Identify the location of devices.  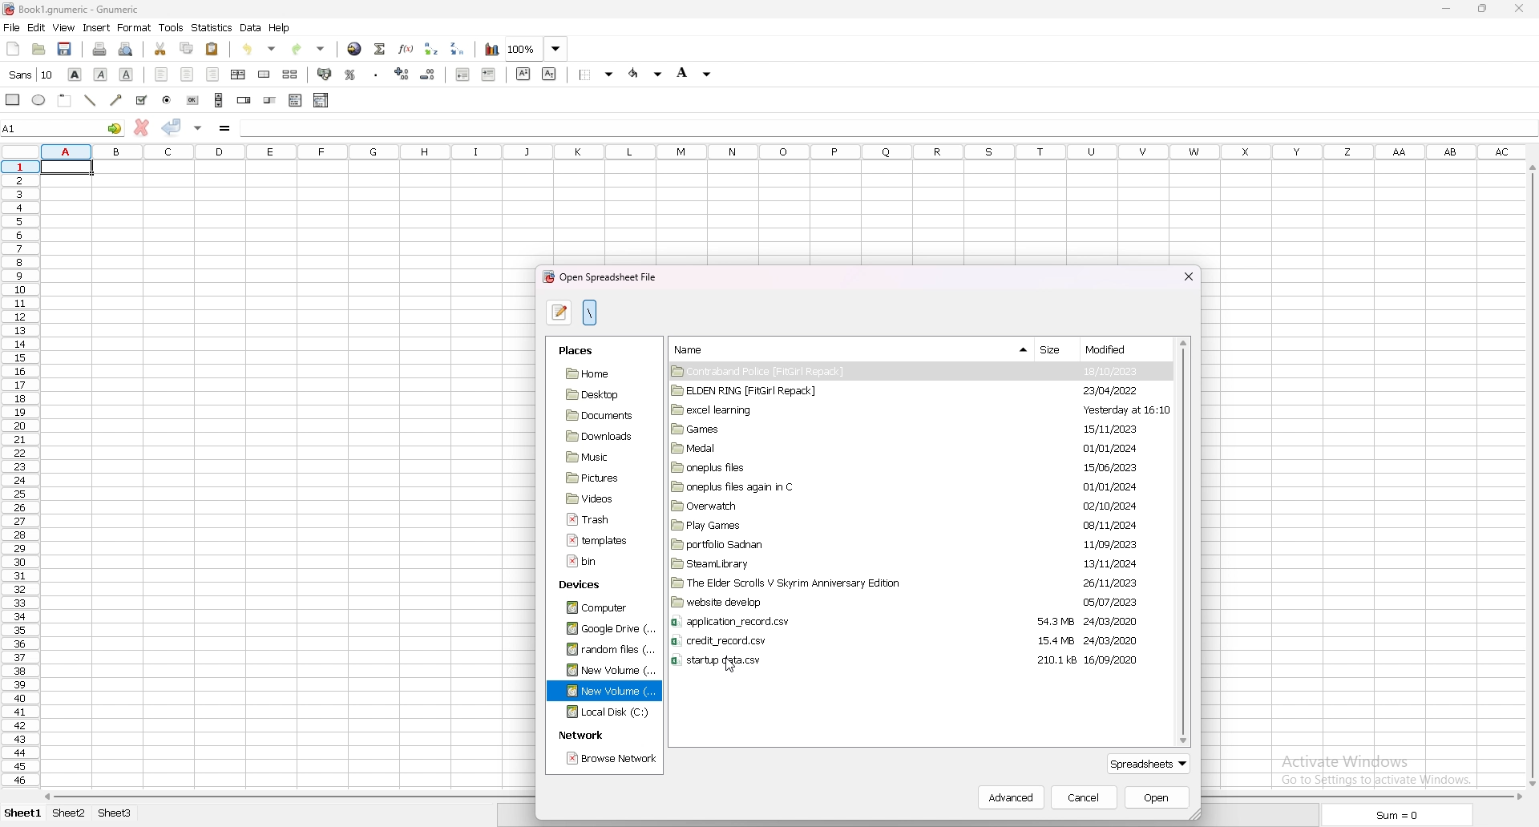
(588, 582).